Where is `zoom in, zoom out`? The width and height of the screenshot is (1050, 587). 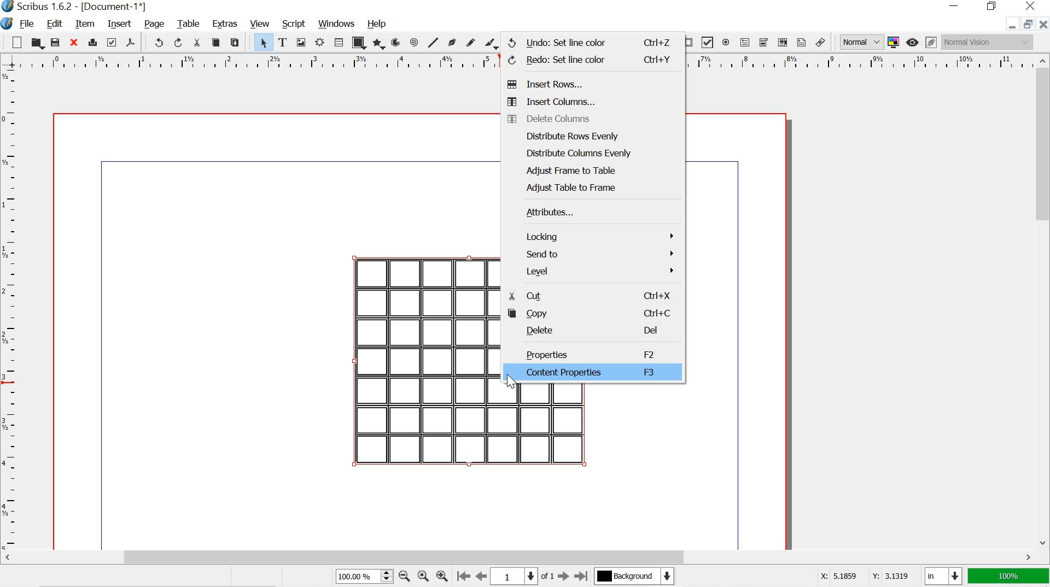
zoom in, zoom out is located at coordinates (386, 577).